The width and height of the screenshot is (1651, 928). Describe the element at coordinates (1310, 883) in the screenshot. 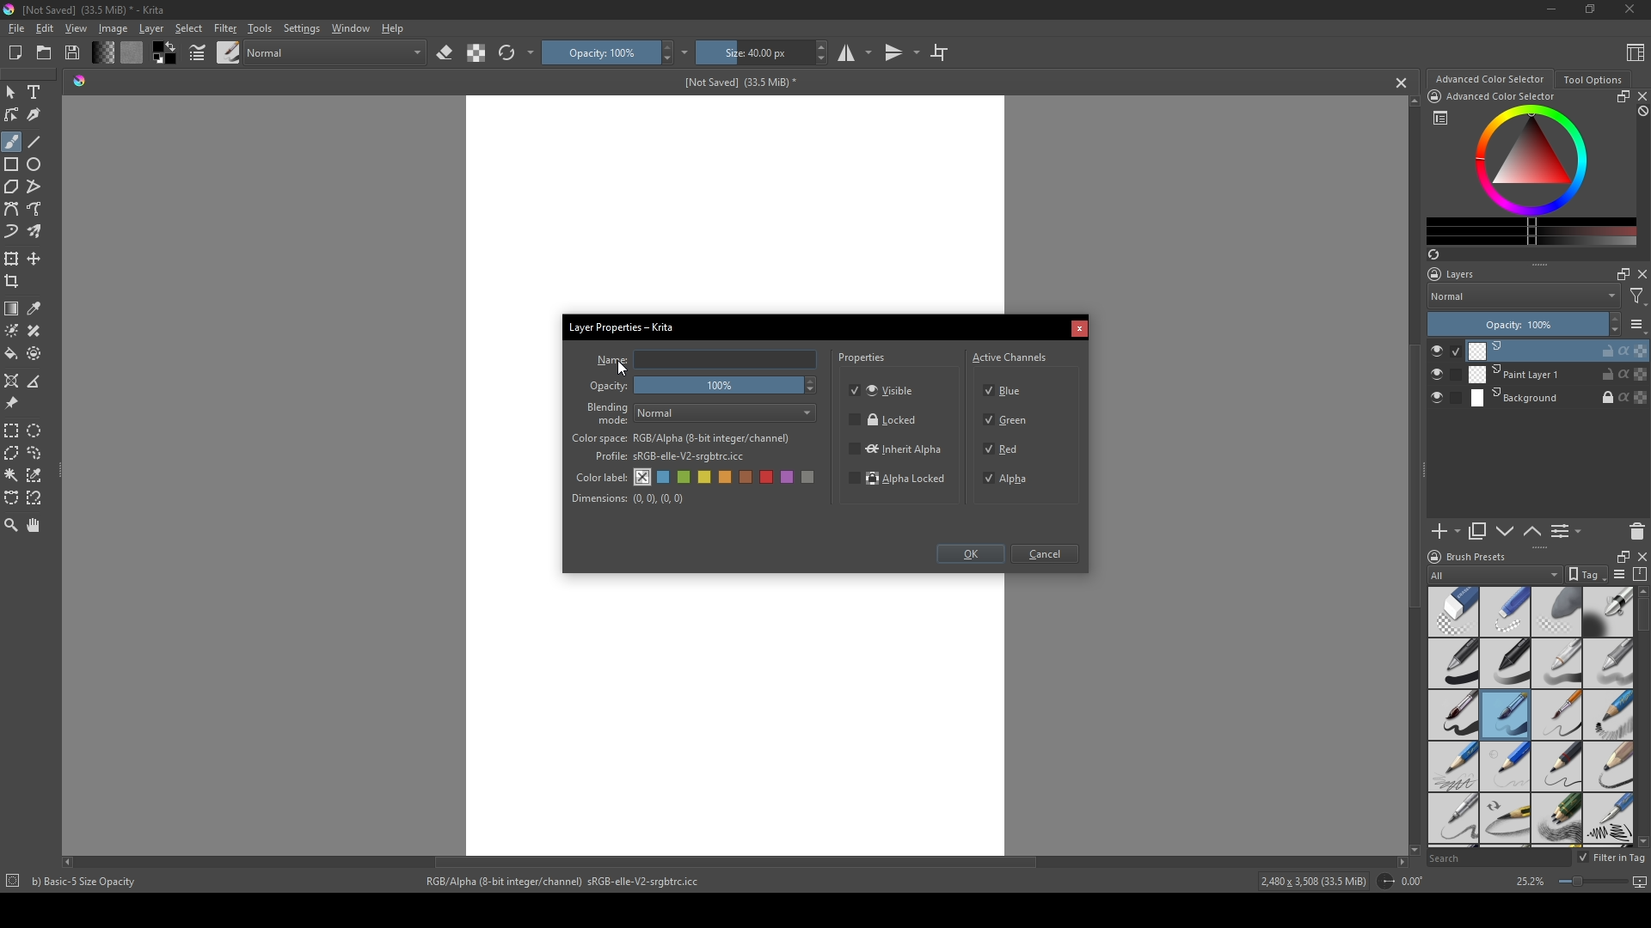

I see `2,480 x 3,508 (33.5 MiB)` at that location.